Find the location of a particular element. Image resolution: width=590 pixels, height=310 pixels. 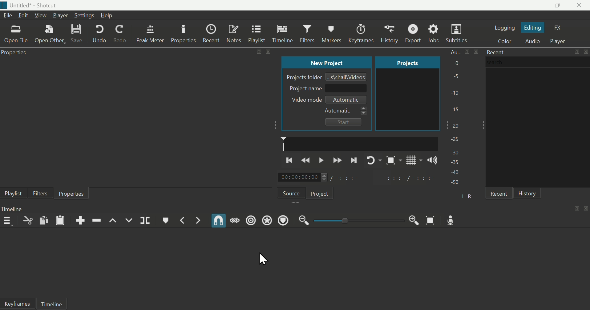

Zoom Timeline out is located at coordinates (304, 222).